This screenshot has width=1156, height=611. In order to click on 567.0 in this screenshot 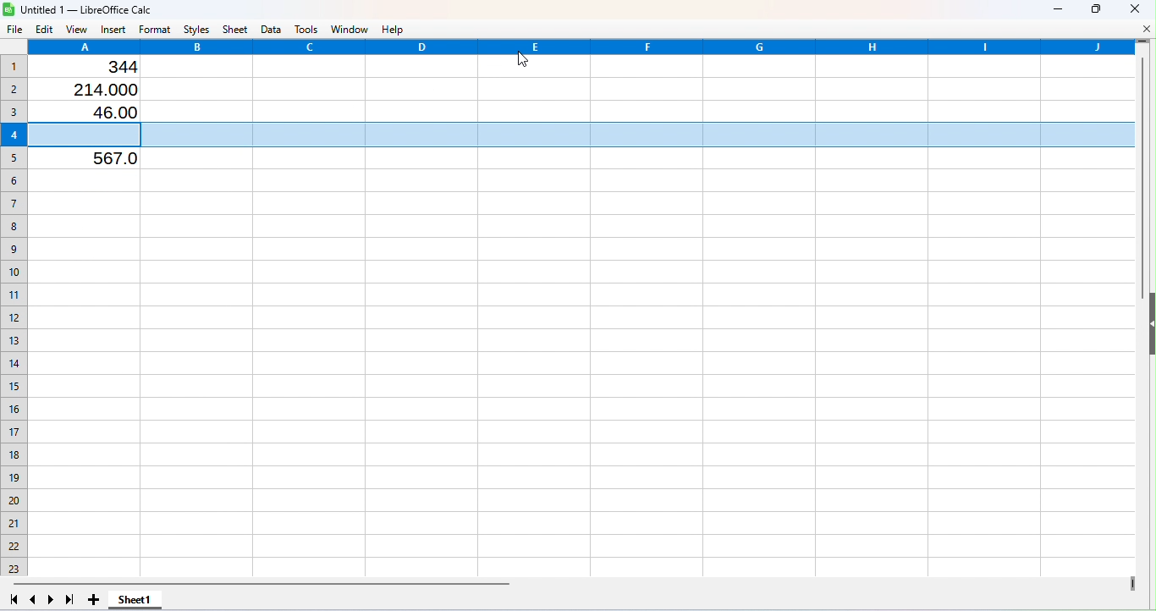, I will do `click(99, 160)`.